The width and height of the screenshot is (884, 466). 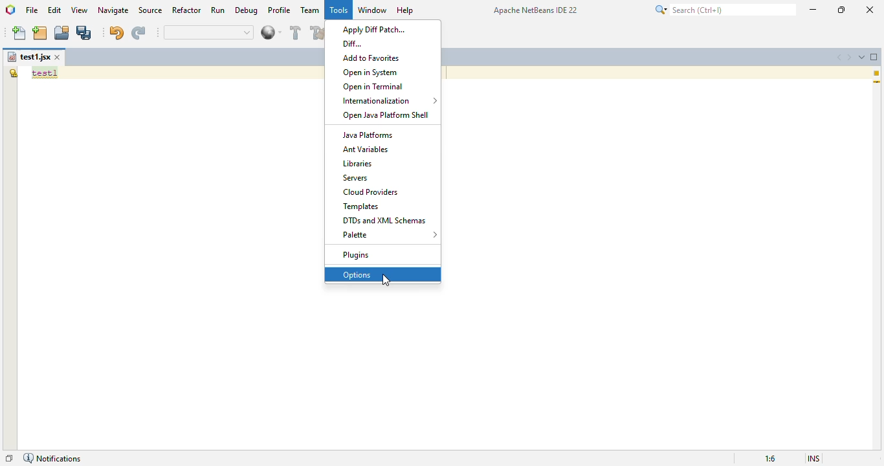 What do you see at coordinates (371, 58) in the screenshot?
I see `add to favorites` at bounding box center [371, 58].